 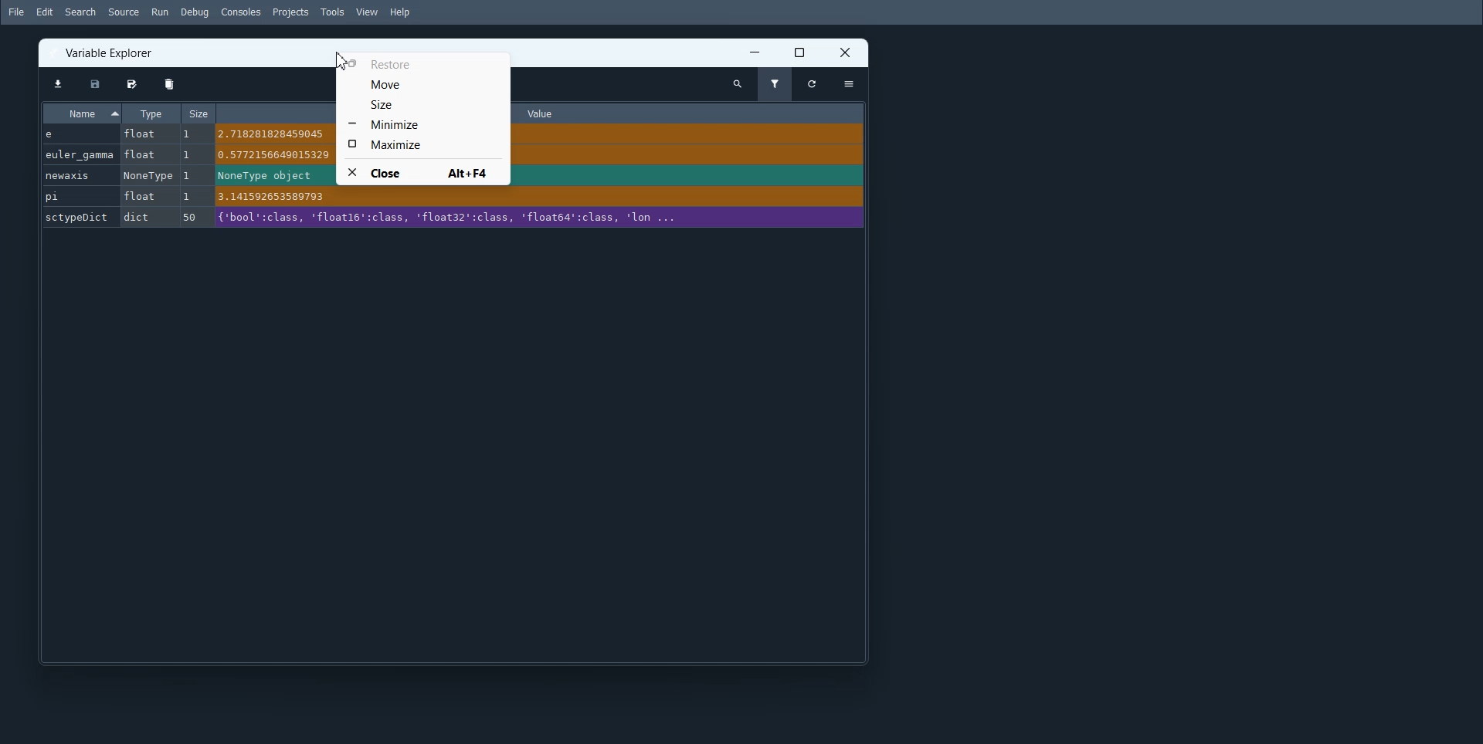 What do you see at coordinates (400, 12) in the screenshot?
I see `Help` at bounding box center [400, 12].